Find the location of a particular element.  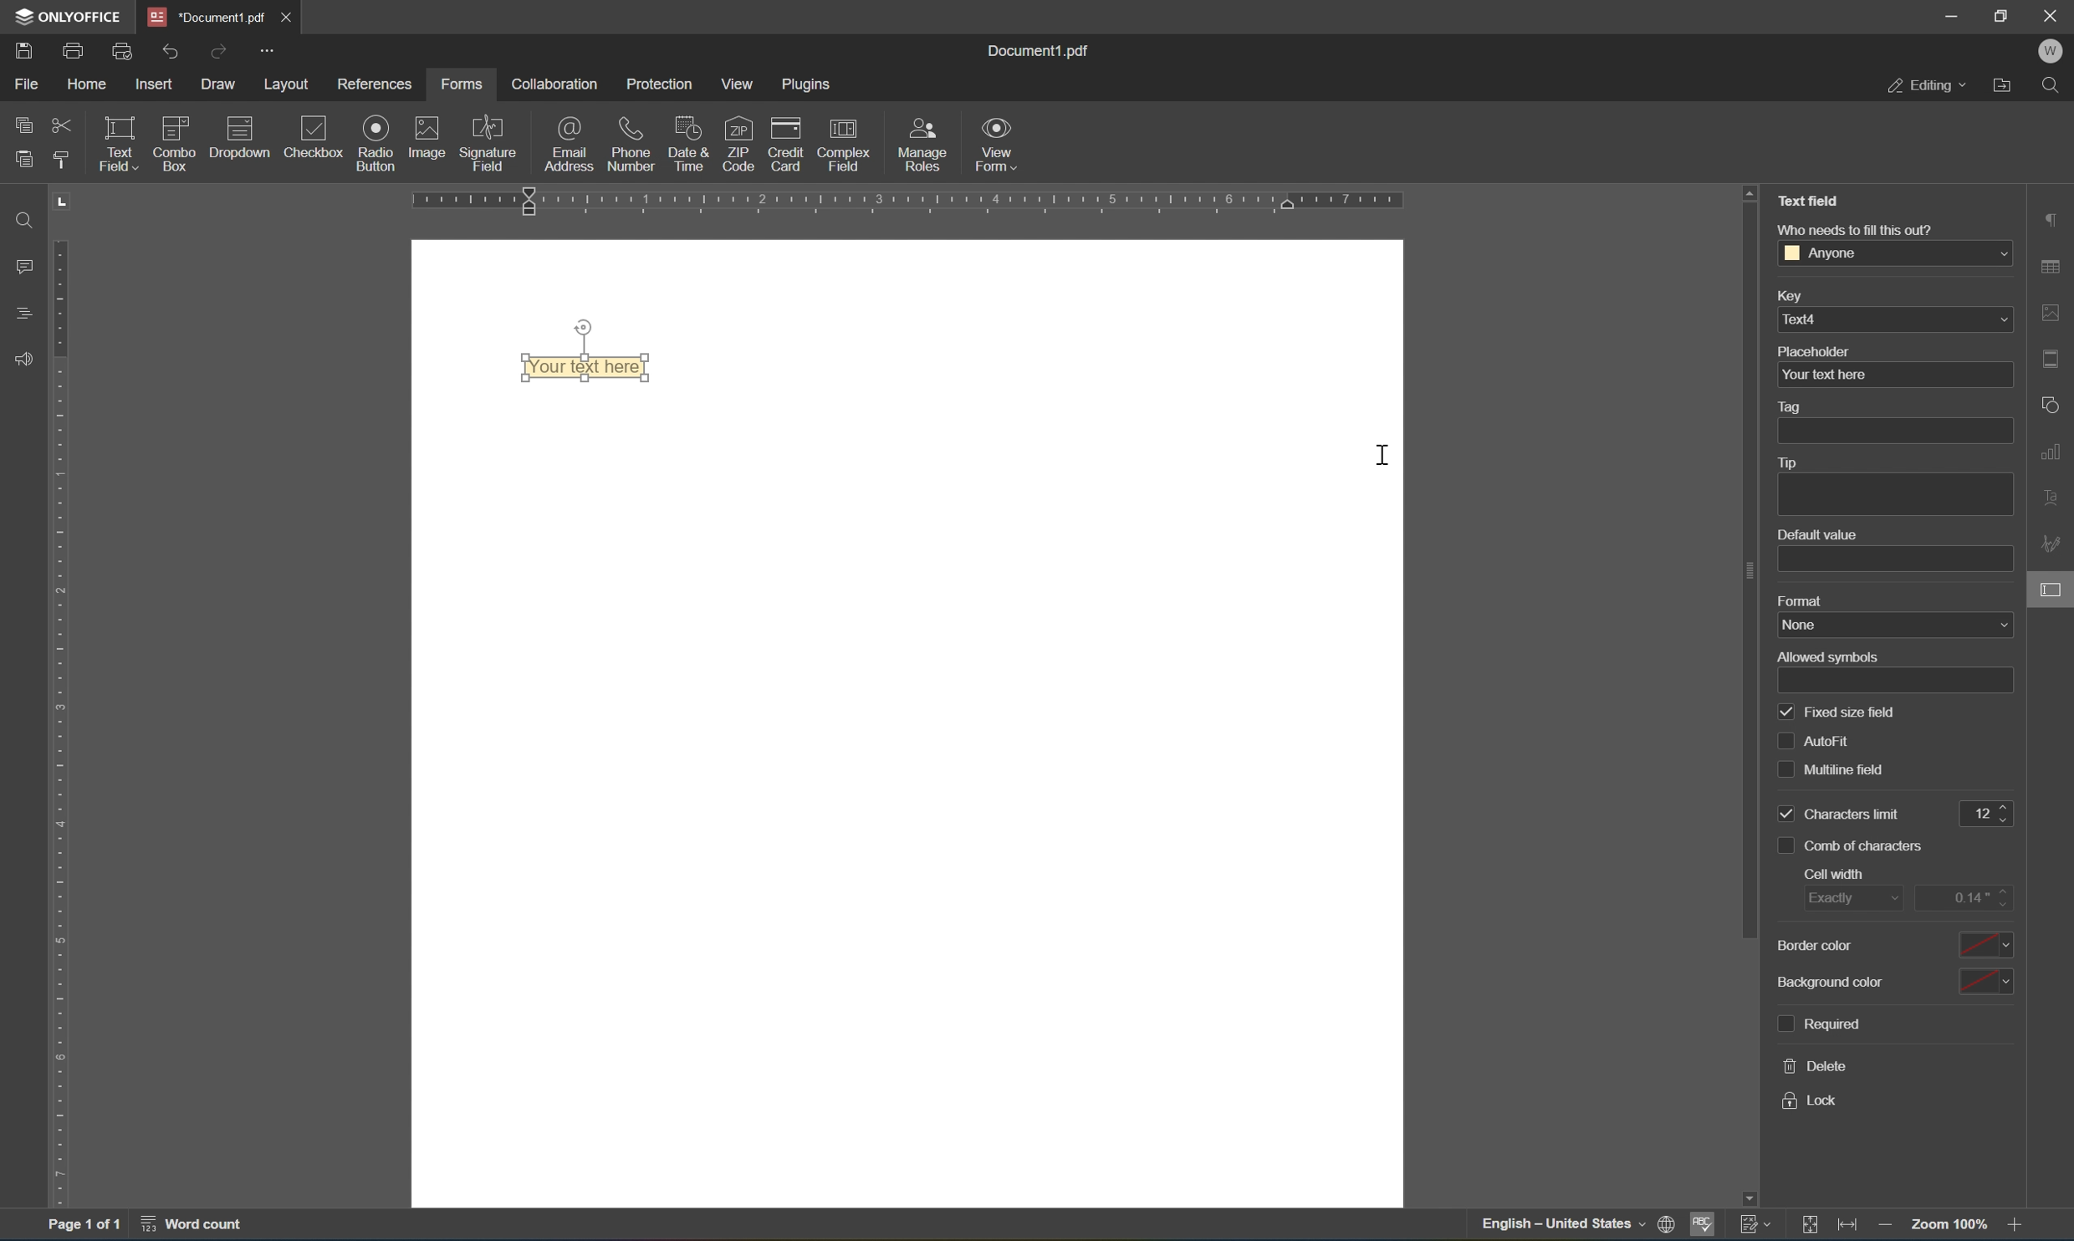

key is located at coordinates (1796, 295).